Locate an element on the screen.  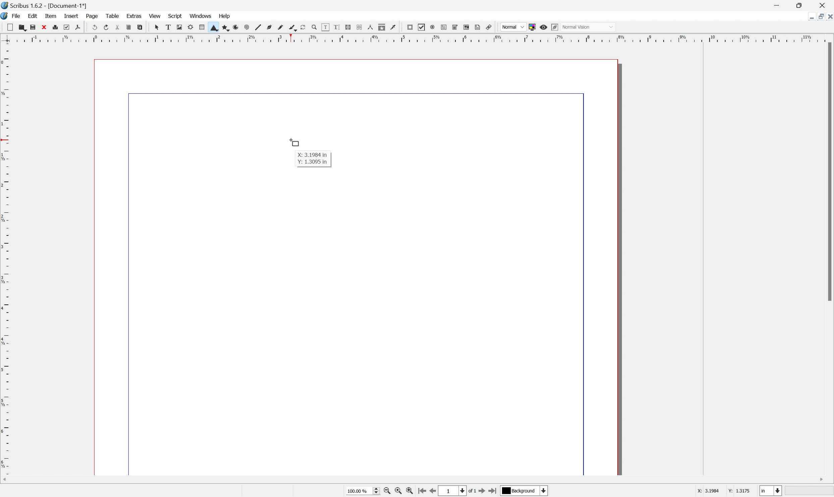
Page is located at coordinates (92, 16).